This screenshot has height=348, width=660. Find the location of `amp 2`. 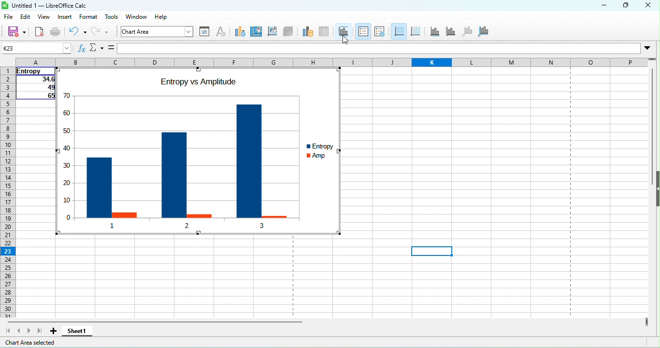

amp 2 is located at coordinates (199, 214).